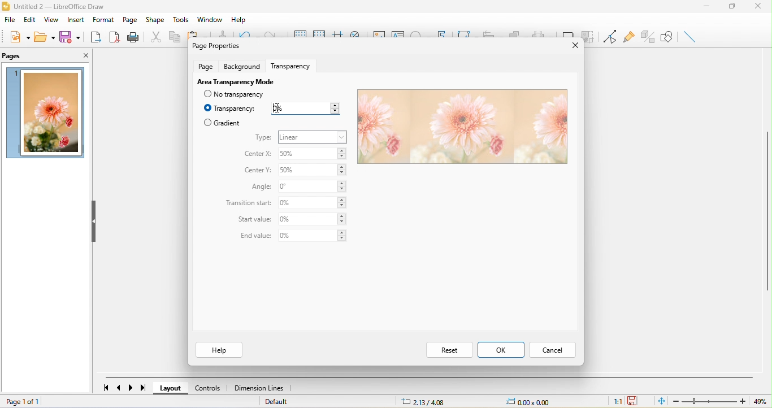 This screenshot has height=408, width=772. I want to click on area transparency mode, so click(235, 81).